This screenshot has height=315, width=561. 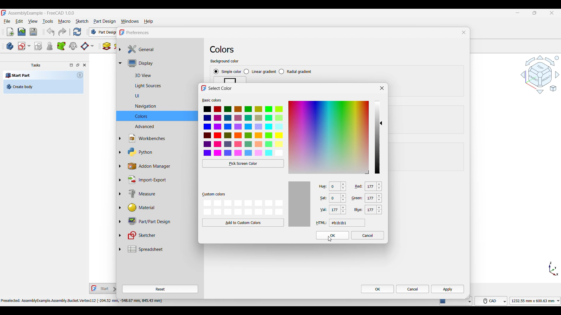 I want to click on Open, so click(x=22, y=32).